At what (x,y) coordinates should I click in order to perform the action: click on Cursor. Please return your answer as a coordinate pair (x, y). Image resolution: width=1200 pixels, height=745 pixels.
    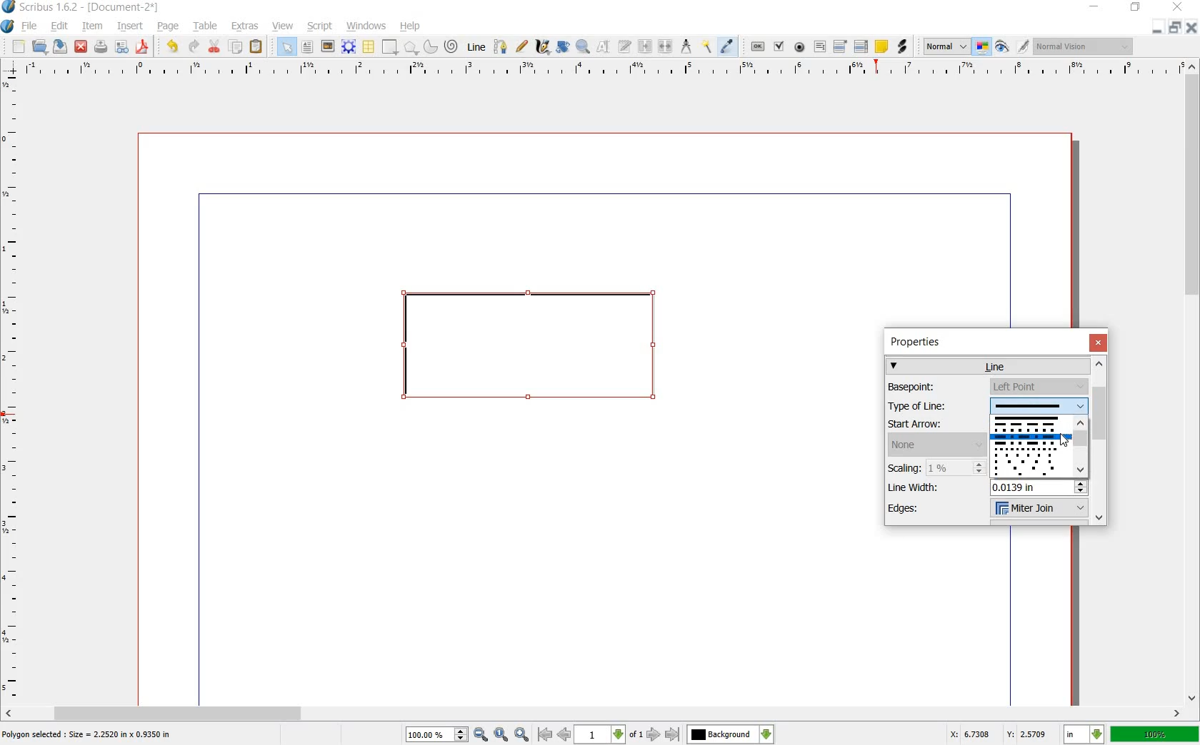
    Looking at the image, I should click on (1065, 441).